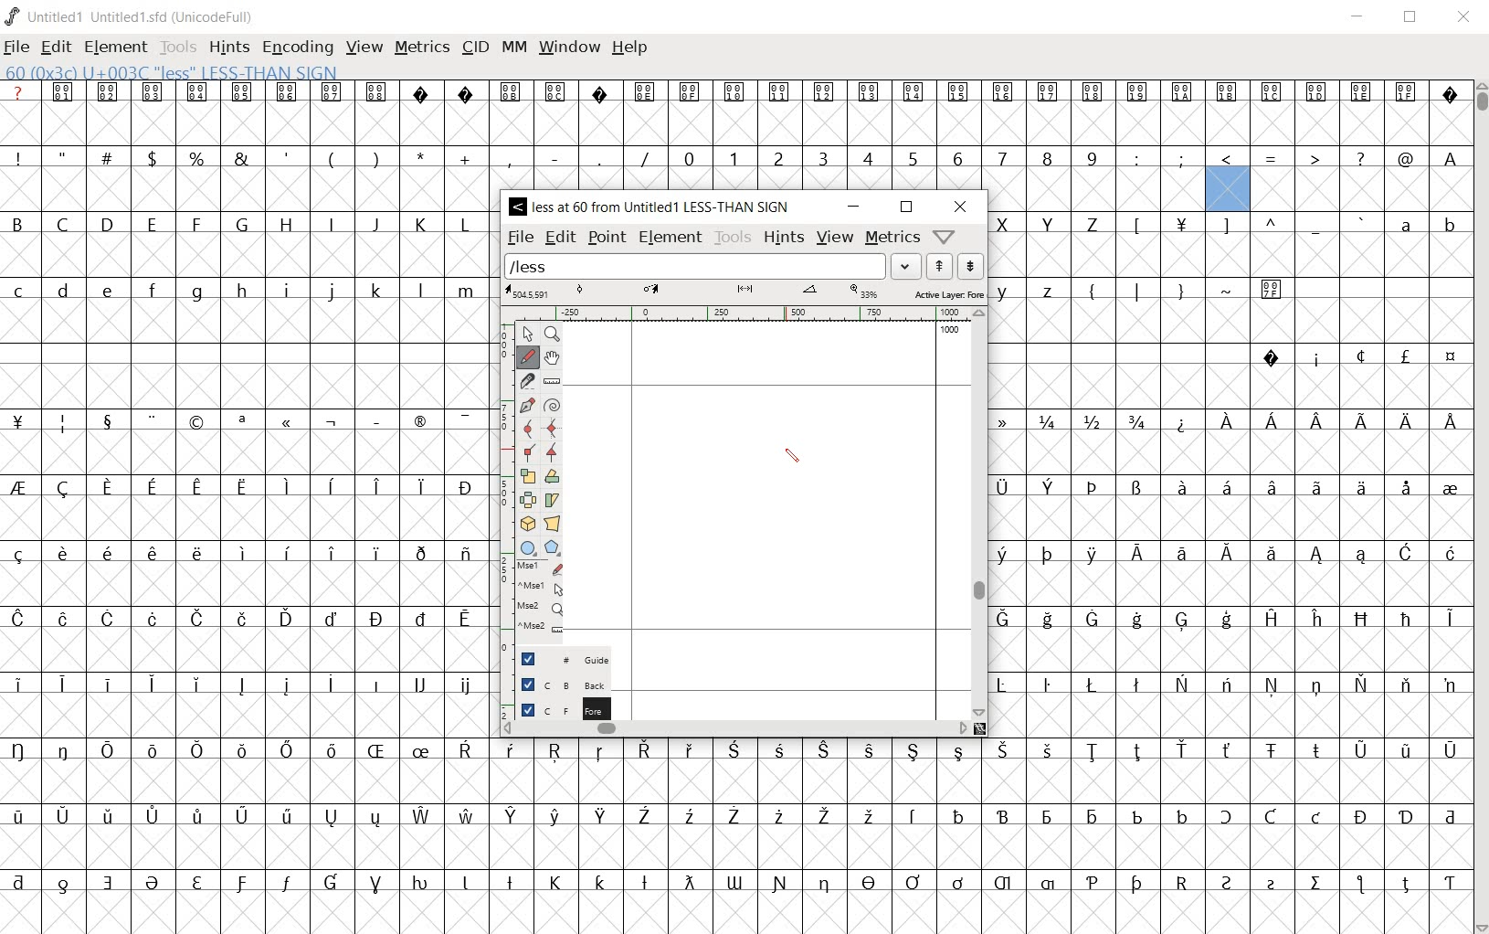 The image size is (1489, 934). What do you see at coordinates (554, 498) in the screenshot?
I see `skew the selection` at bounding box center [554, 498].